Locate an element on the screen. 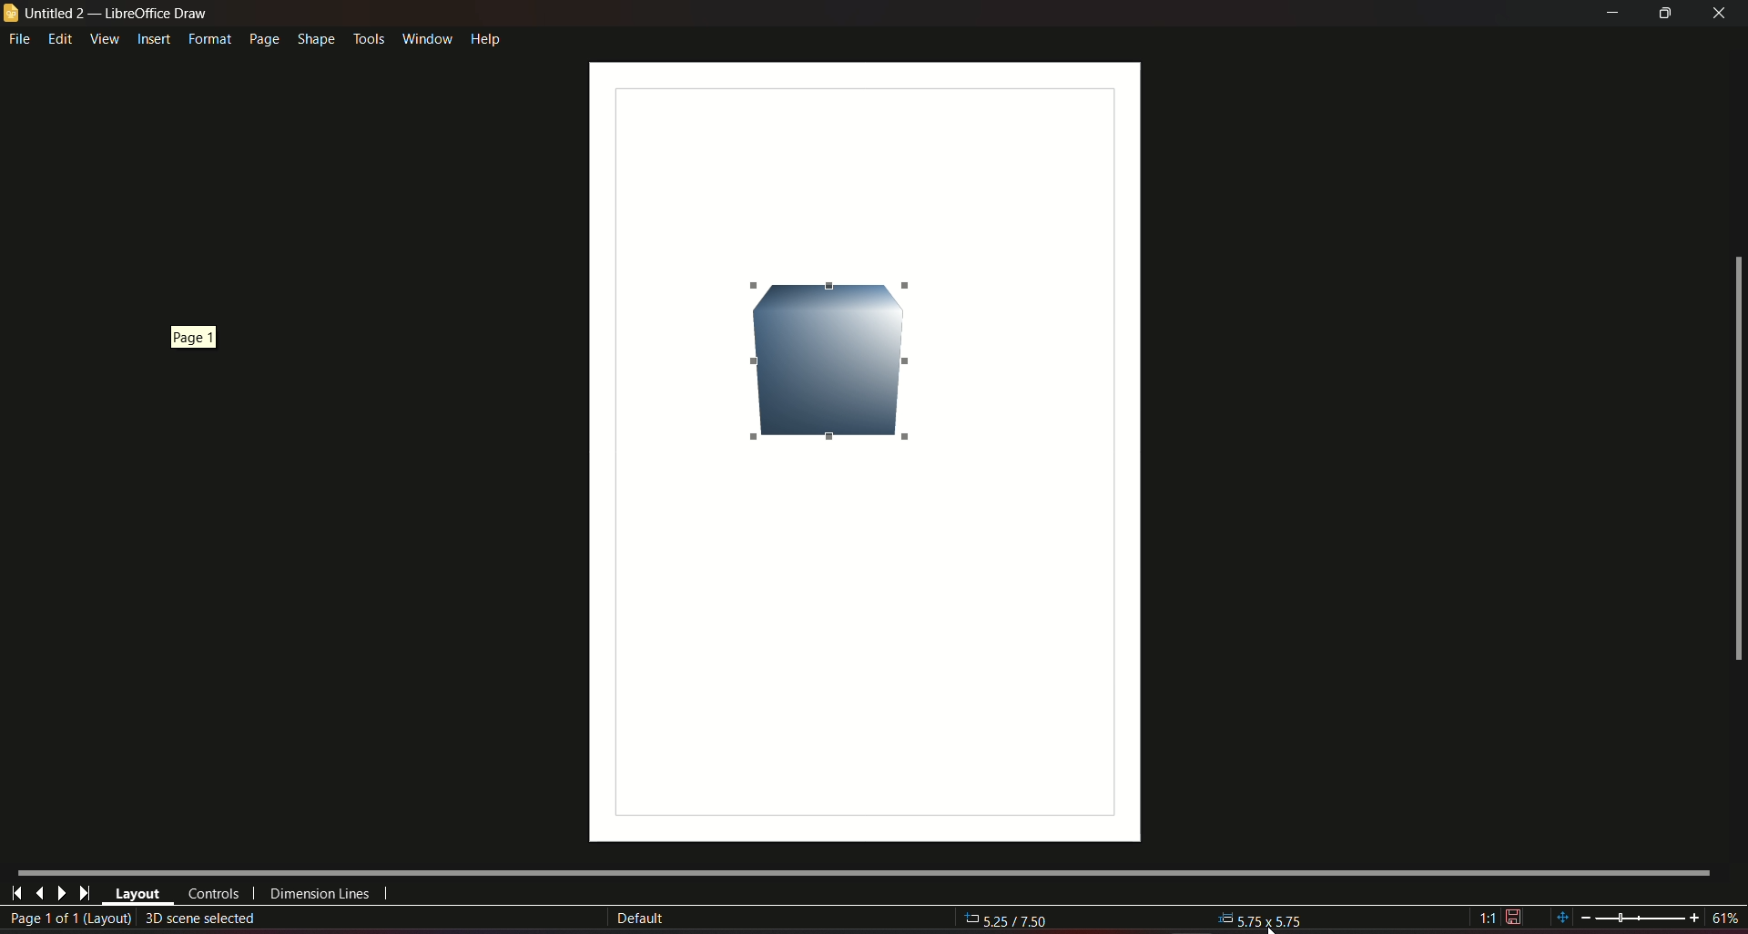 Image resolution: width=1748 pixels, height=934 pixels. next page is located at coordinates (61, 893).